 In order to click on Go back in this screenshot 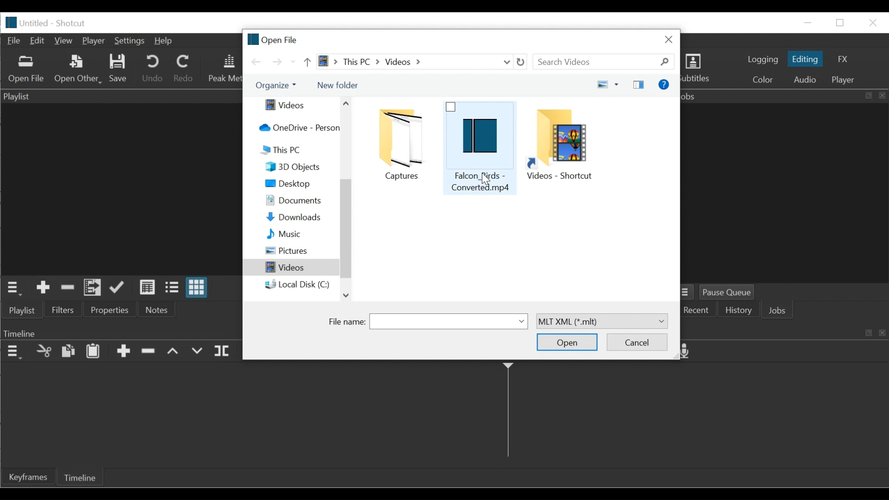, I will do `click(257, 62)`.